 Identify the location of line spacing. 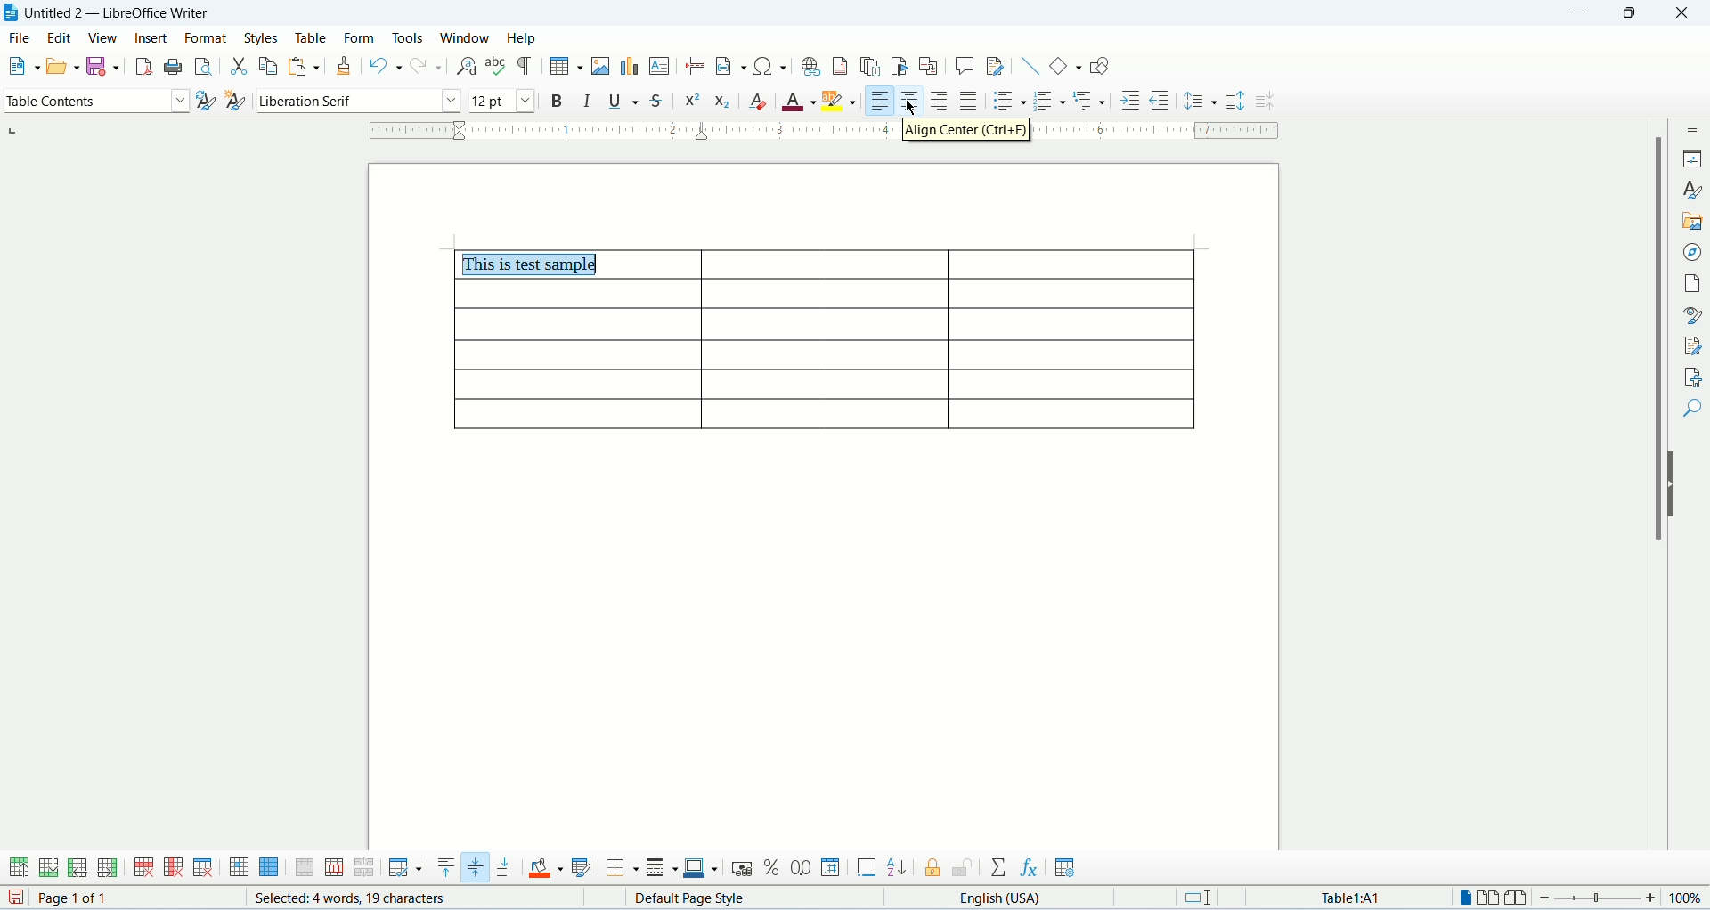
(1201, 101).